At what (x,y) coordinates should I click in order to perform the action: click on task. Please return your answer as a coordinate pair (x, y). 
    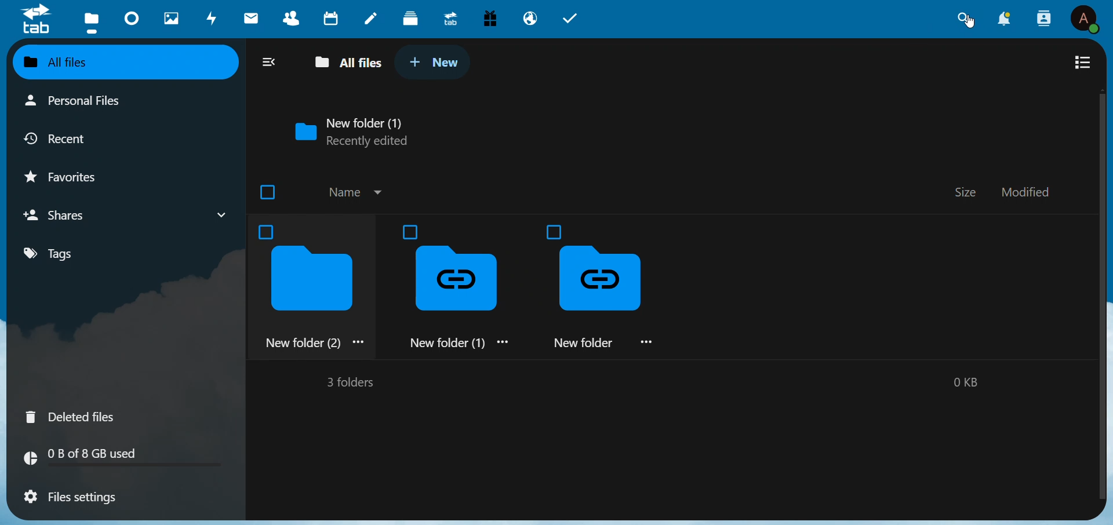
    Looking at the image, I should click on (574, 19).